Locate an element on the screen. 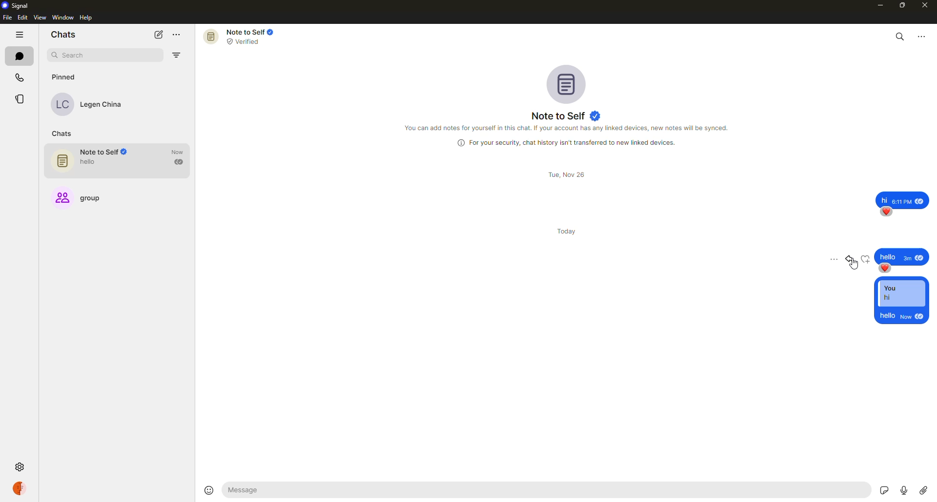 This screenshot has width=937, height=502. reaction is located at coordinates (888, 212).